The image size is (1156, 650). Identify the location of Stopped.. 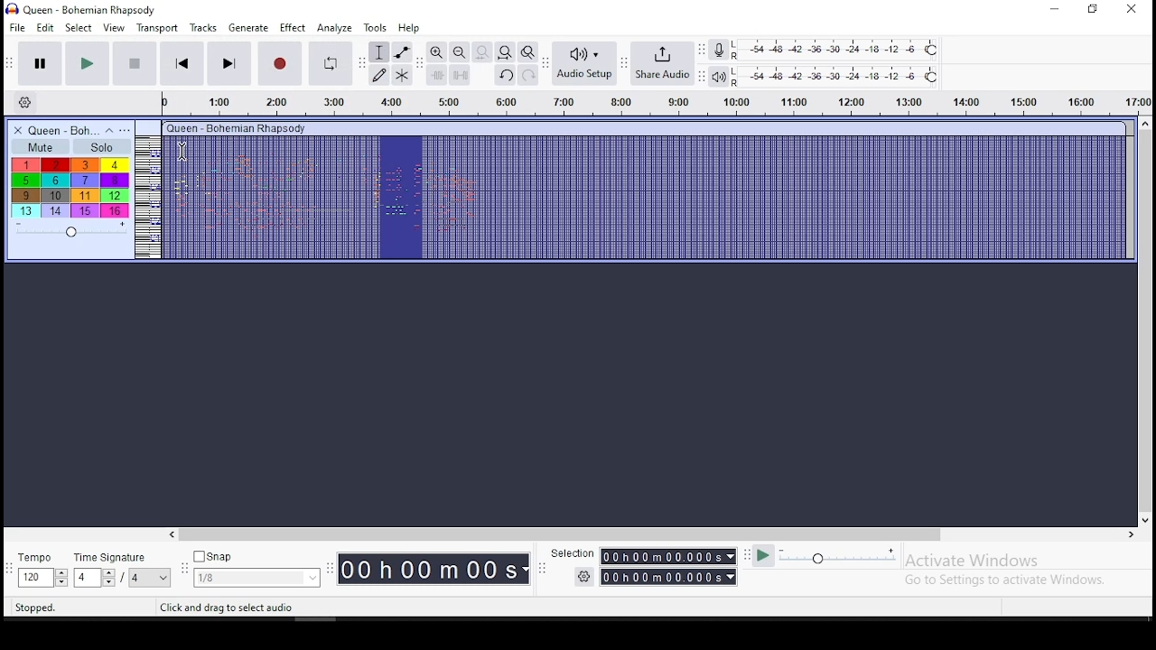
(34, 607).